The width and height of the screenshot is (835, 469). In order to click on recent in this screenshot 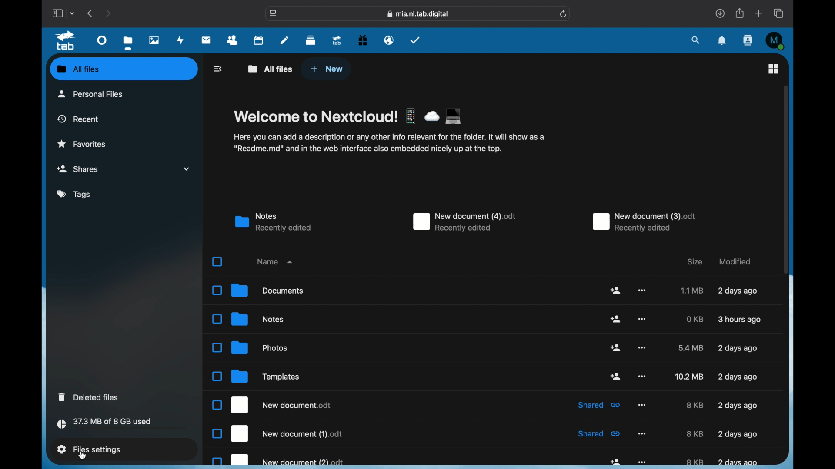, I will do `click(78, 119)`.